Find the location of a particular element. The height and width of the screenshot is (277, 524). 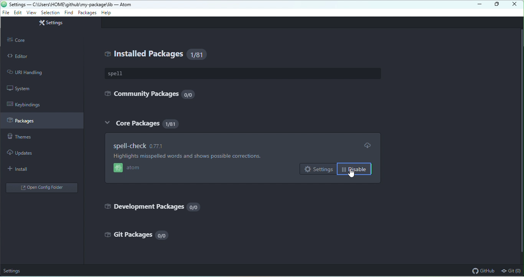

installed packages is located at coordinates (143, 54).